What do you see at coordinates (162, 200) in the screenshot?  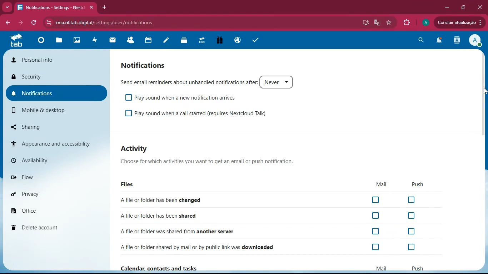 I see `file changed` at bounding box center [162, 200].